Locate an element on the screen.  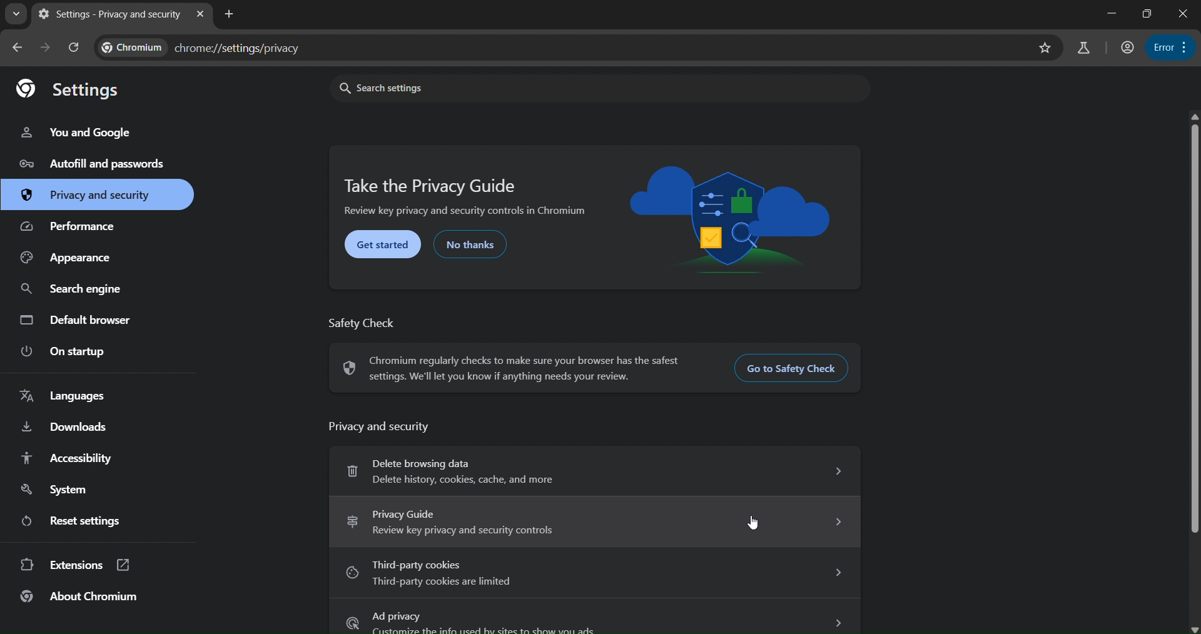
bookmark page is located at coordinates (1045, 48).